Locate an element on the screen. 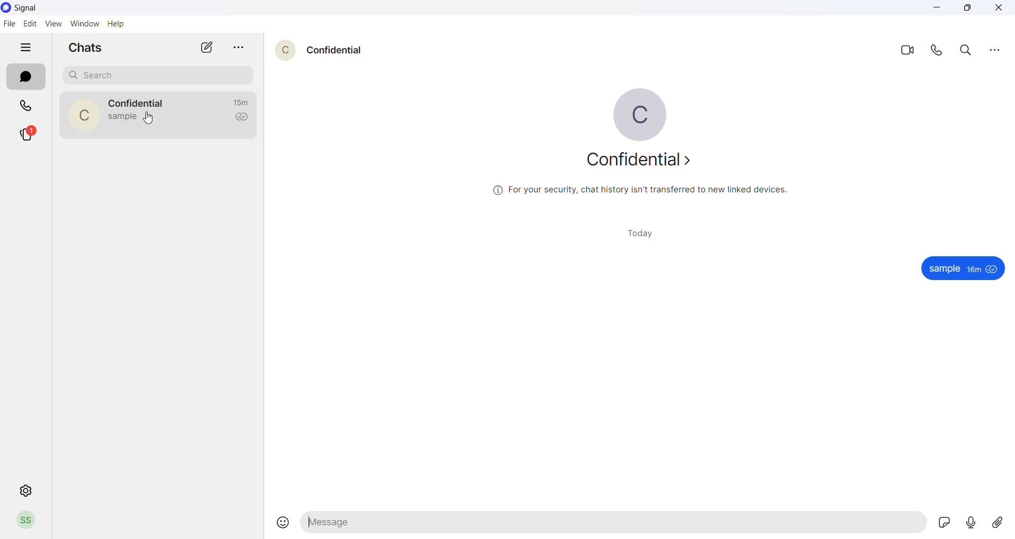 The width and height of the screenshot is (1015, 539). call is located at coordinates (21, 104).